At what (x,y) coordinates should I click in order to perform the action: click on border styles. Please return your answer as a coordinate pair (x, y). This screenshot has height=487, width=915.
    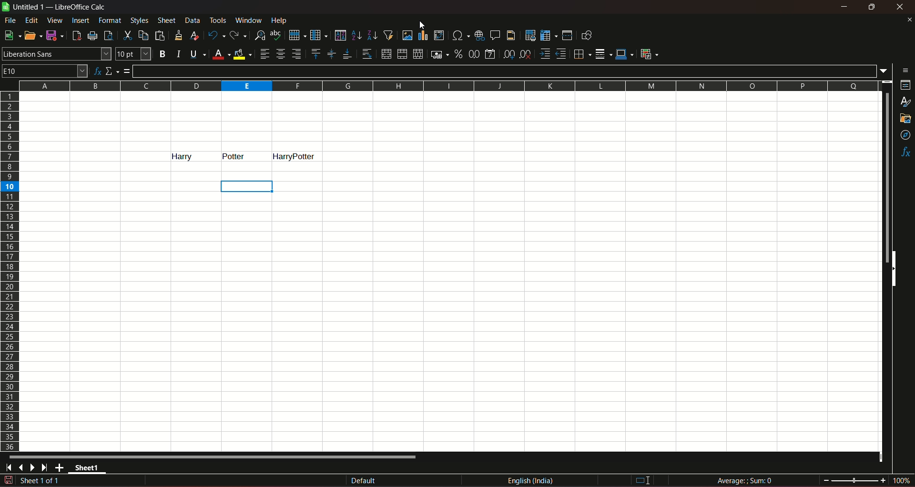
    Looking at the image, I should click on (602, 54).